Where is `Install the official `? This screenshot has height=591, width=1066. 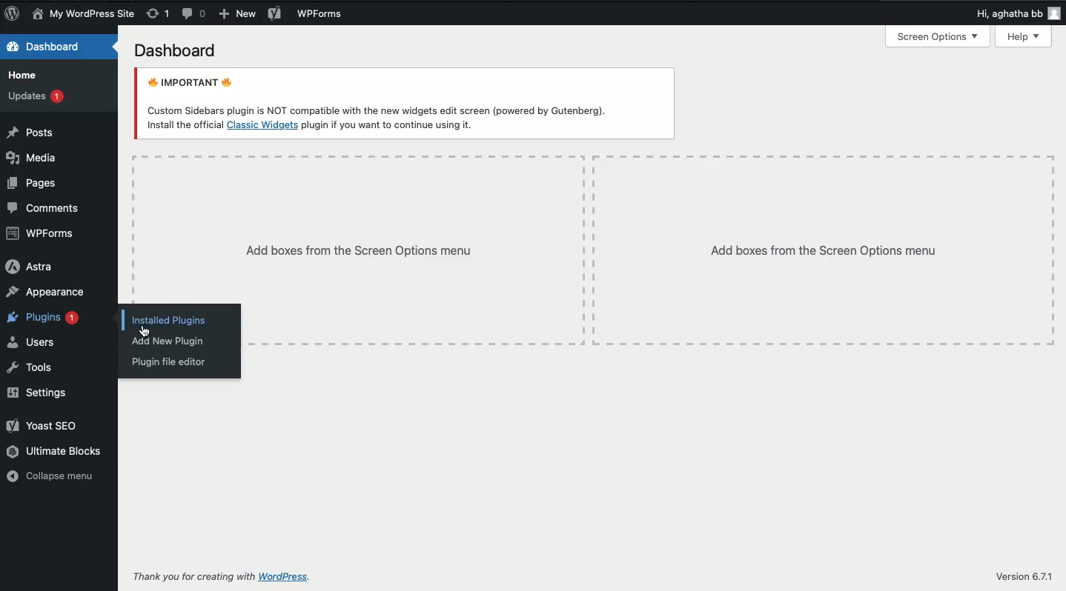
Install the official  is located at coordinates (183, 124).